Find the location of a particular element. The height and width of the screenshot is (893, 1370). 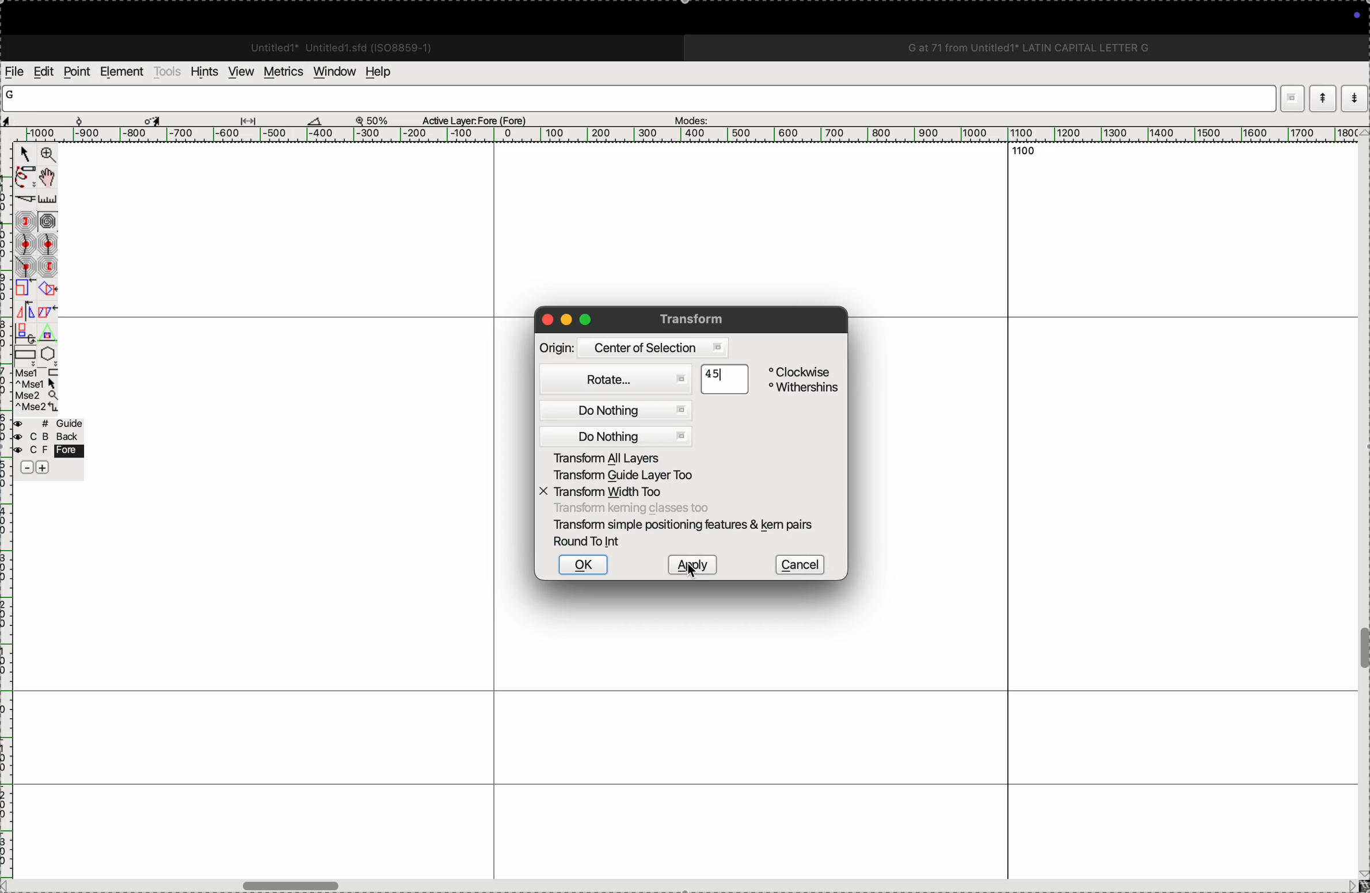

G at 71 from Untitled1 LATIN CAPITAL LETTER G is located at coordinates (1025, 46).